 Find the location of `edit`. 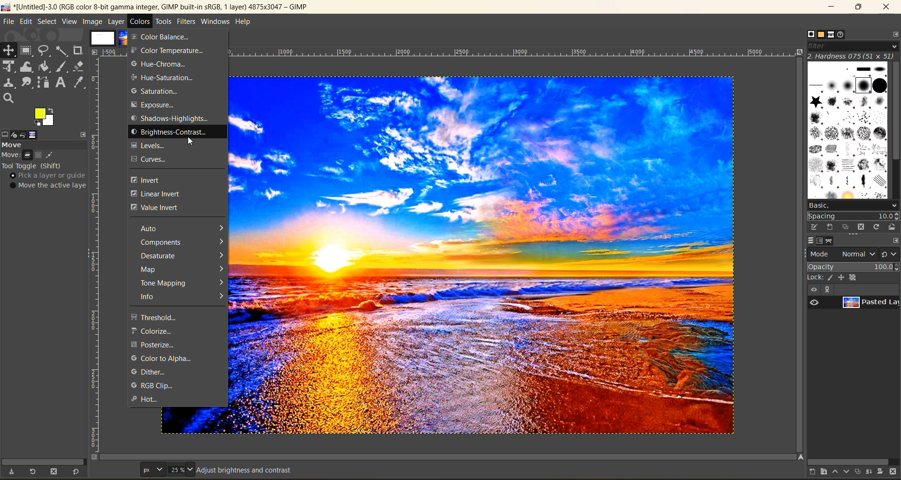

edit is located at coordinates (27, 22).